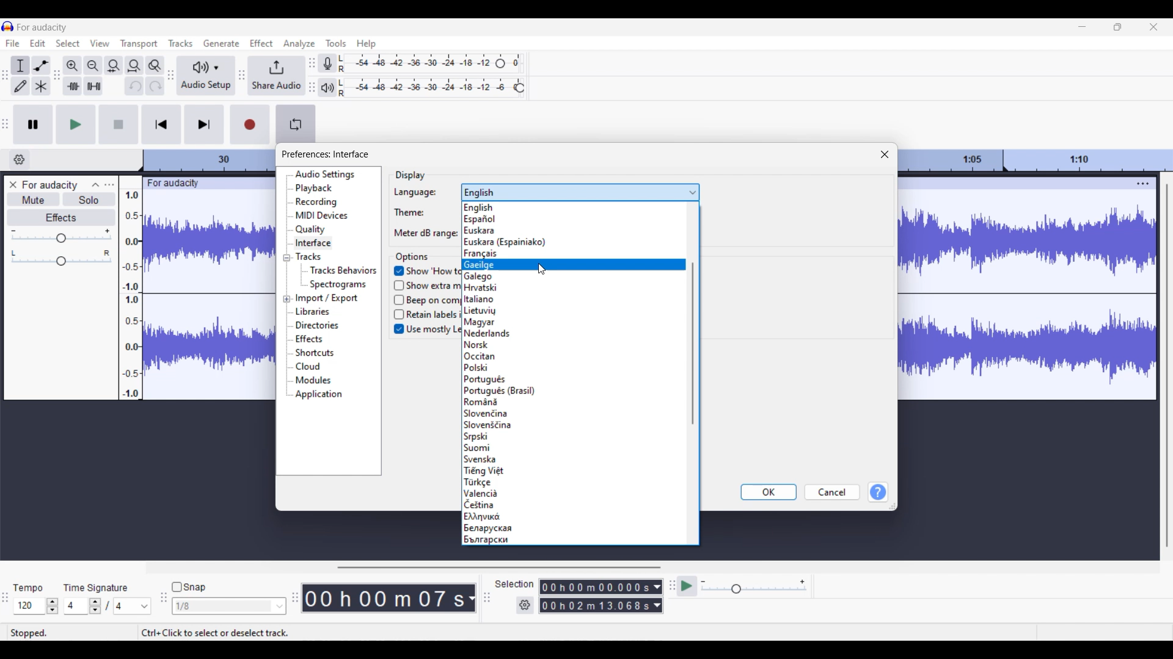 The height and width of the screenshot is (659, 1173). Describe the element at coordinates (309, 366) in the screenshot. I see `Cloud` at that location.